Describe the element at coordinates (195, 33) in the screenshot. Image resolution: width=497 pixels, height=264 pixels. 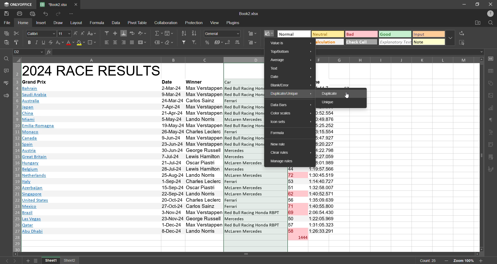
I see `sort descending` at that location.